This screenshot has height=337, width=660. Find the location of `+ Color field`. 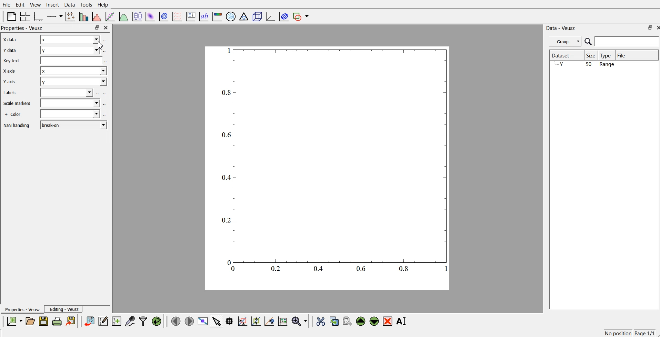

+ Color field is located at coordinates (71, 115).